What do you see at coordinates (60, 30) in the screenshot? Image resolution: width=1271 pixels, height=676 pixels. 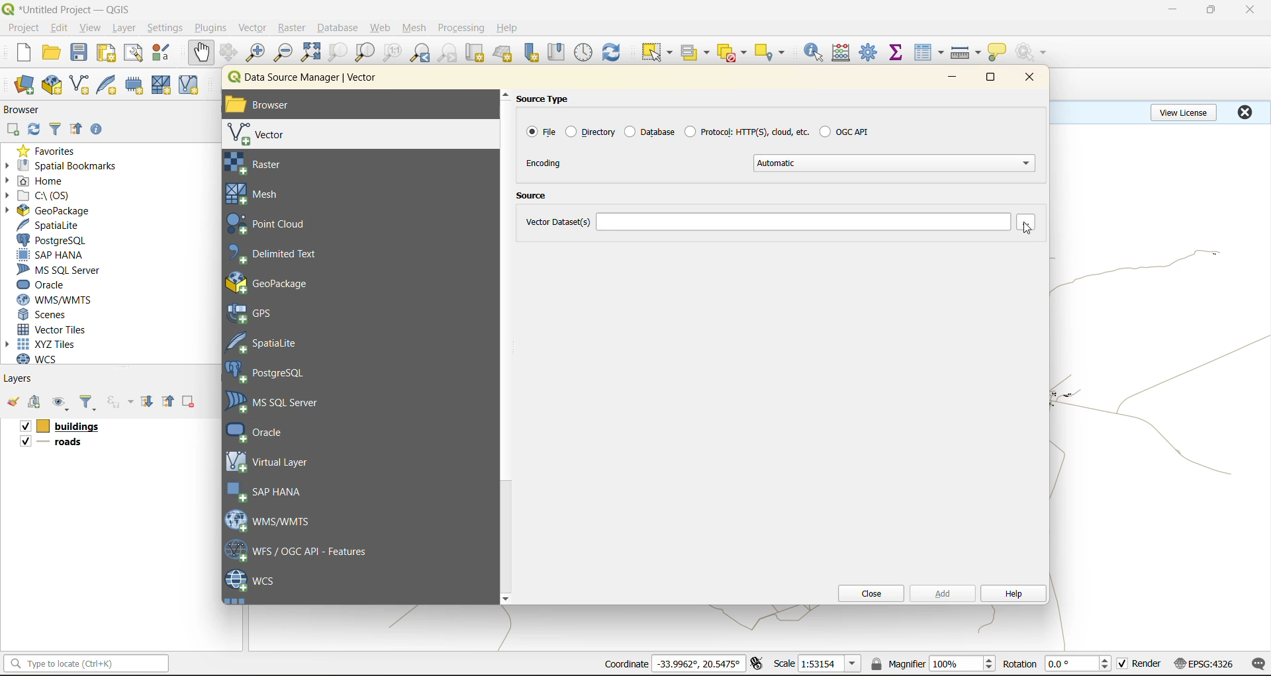 I see `edit` at bounding box center [60, 30].